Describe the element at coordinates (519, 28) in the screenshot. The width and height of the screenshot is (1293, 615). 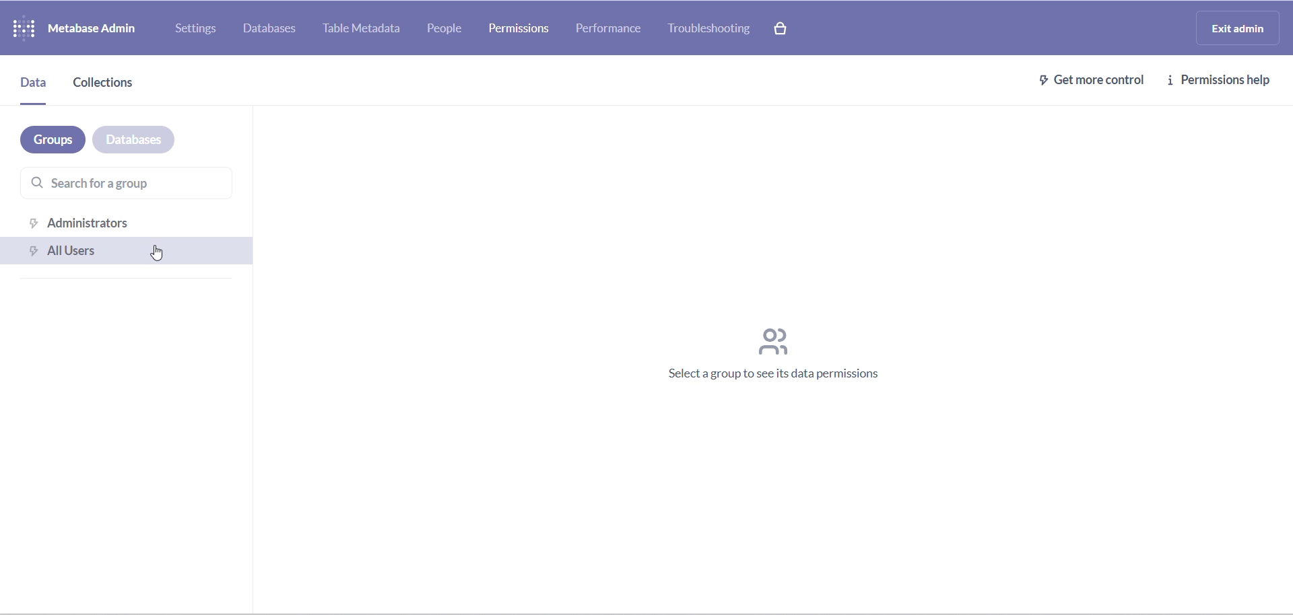
I see `permission` at that location.